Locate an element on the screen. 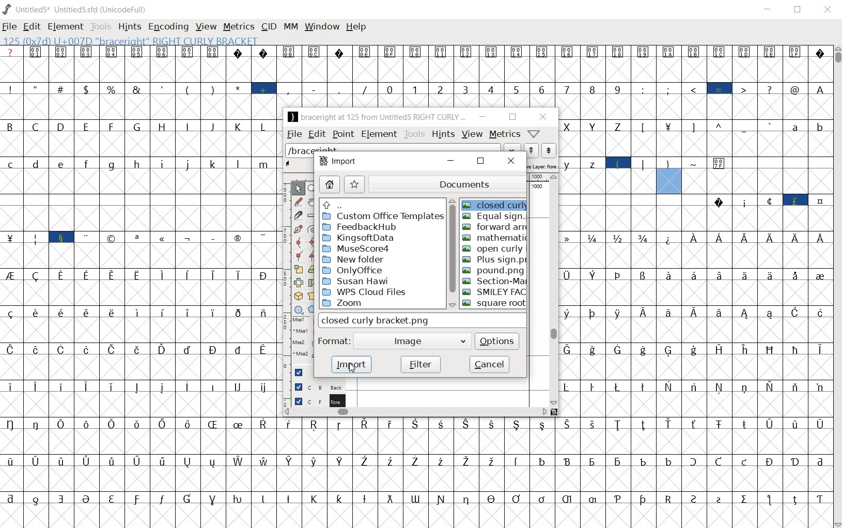 This screenshot has height=528, width=842. Add a corner point is located at coordinates (311, 256).